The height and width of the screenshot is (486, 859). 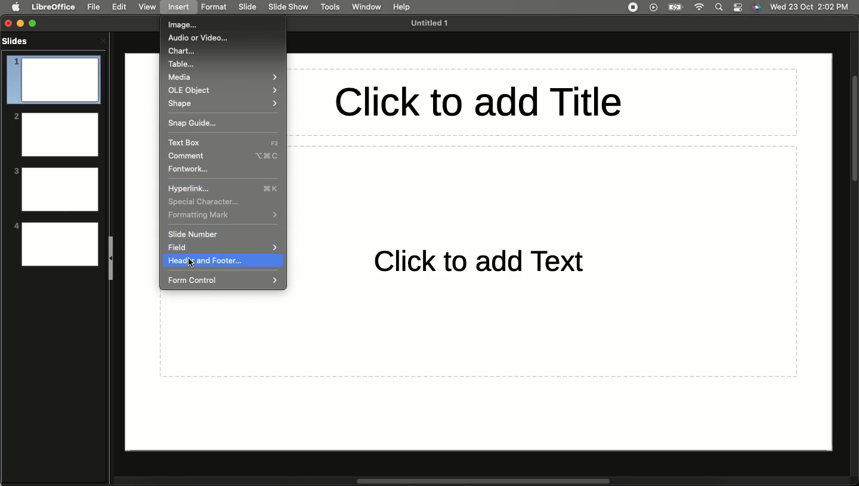 What do you see at coordinates (175, 247) in the screenshot?
I see `Field` at bounding box center [175, 247].